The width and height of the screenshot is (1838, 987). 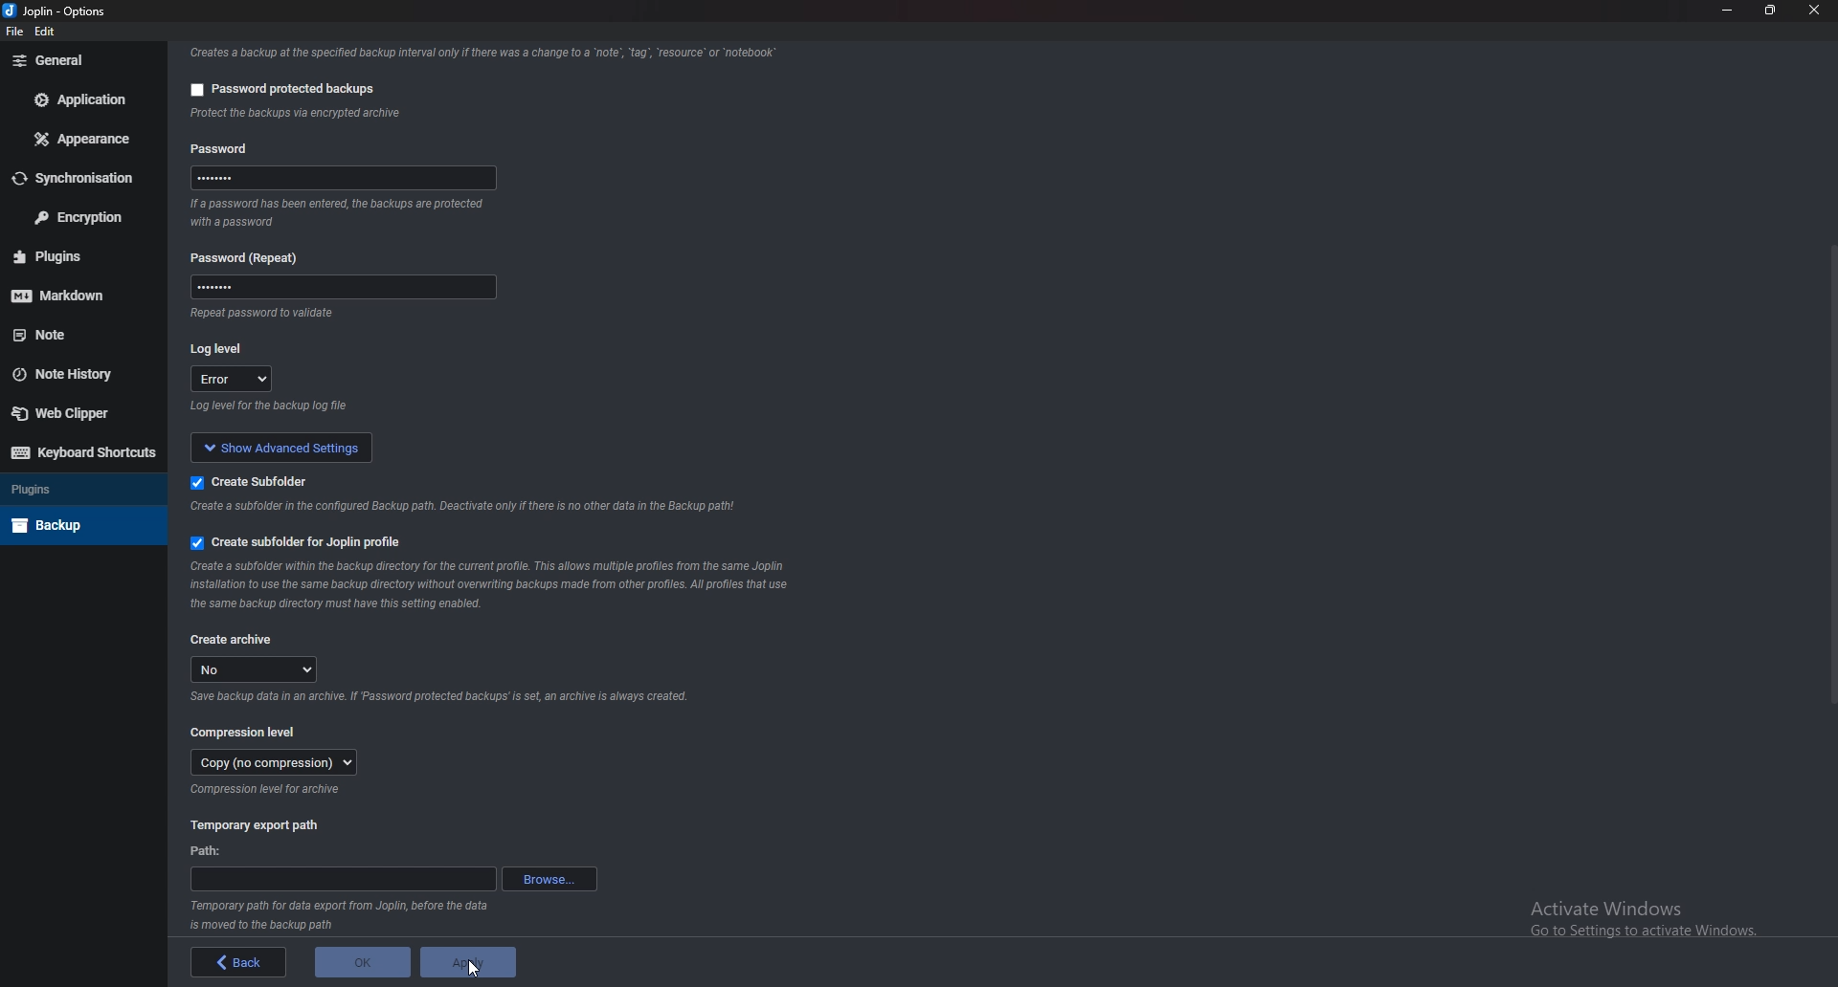 What do you see at coordinates (494, 584) in the screenshot?
I see `Info` at bounding box center [494, 584].